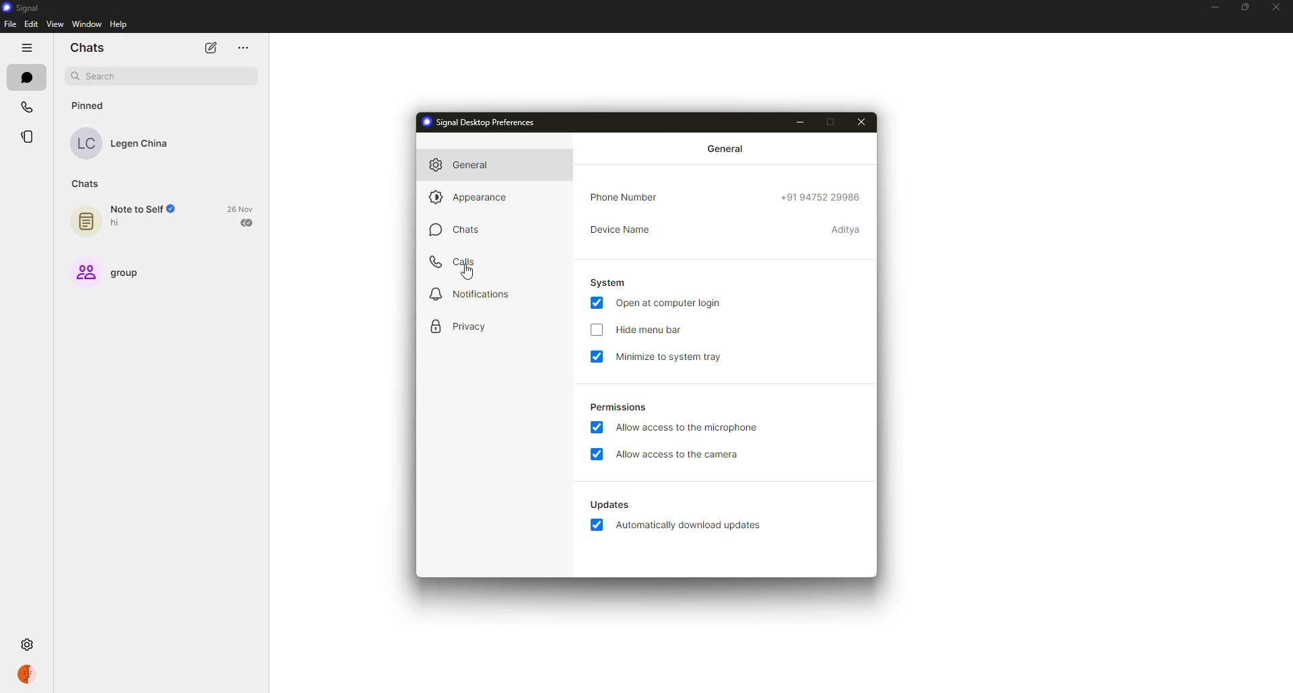  Describe the element at coordinates (106, 275) in the screenshot. I see `group` at that location.